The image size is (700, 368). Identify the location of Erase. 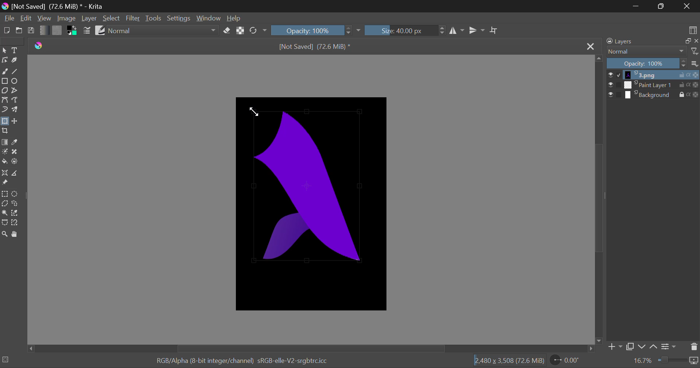
(227, 31).